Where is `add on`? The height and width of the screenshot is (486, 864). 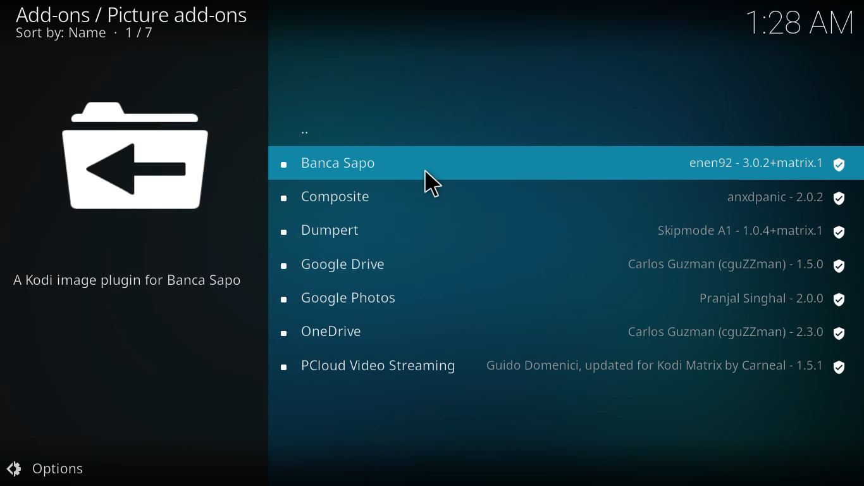
add on is located at coordinates (142, 163).